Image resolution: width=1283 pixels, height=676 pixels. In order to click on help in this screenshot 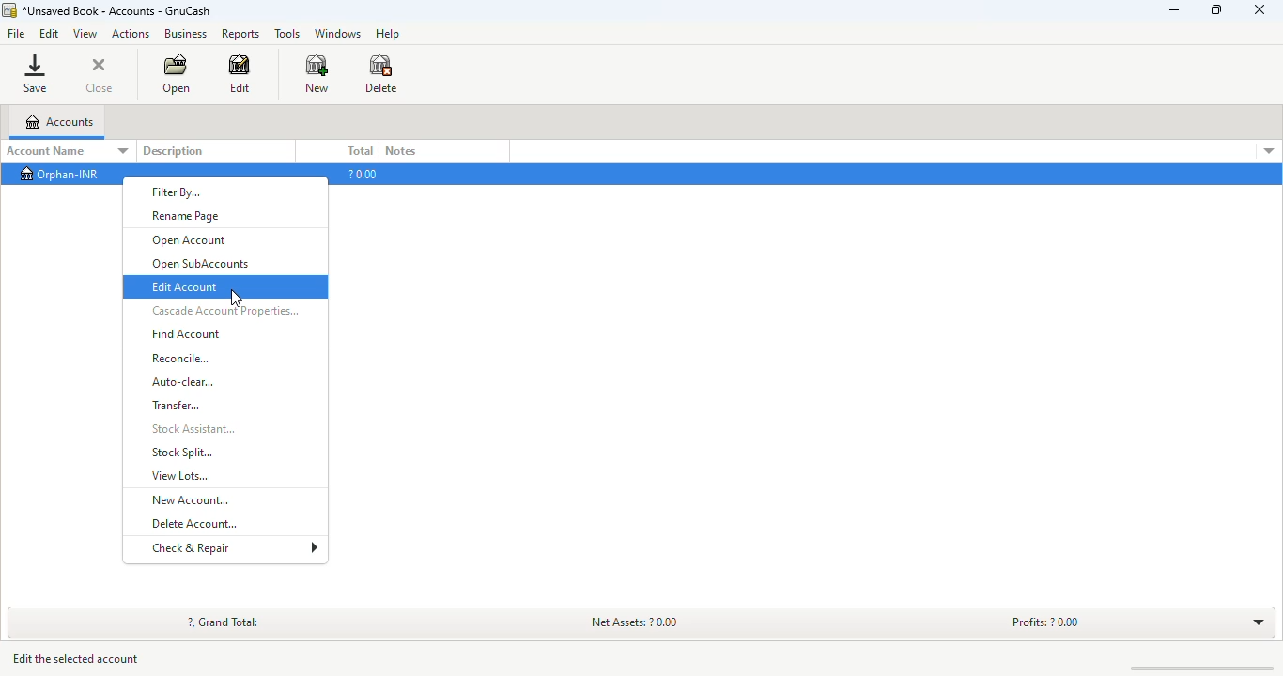, I will do `click(390, 34)`.